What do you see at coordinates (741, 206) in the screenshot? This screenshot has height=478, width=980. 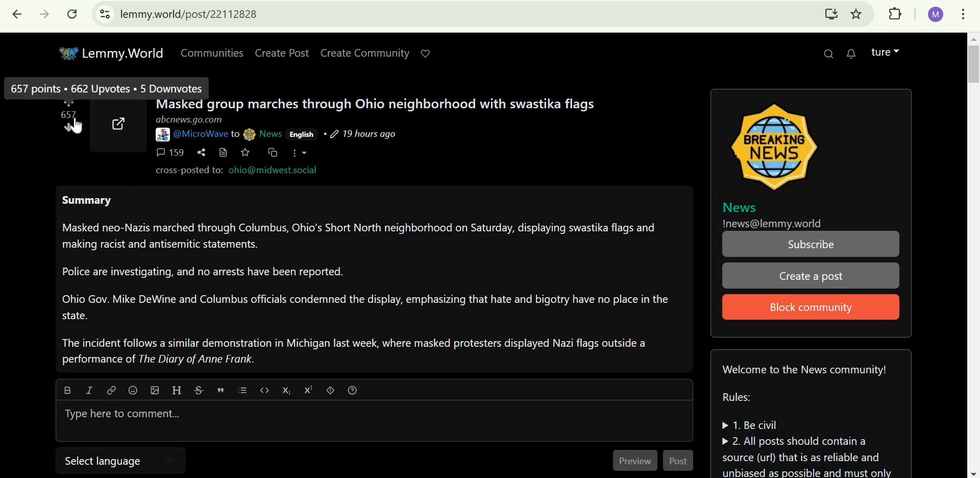 I see `News` at bounding box center [741, 206].